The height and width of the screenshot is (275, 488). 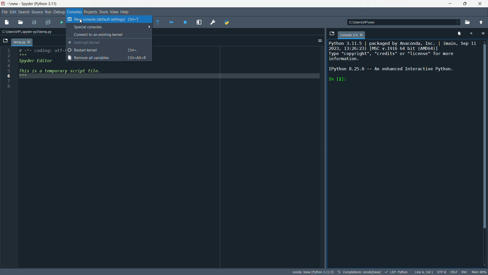 What do you see at coordinates (485, 136) in the screenshot?
I see `Vertical Scroll Bar` at bounding box center [485, 136].